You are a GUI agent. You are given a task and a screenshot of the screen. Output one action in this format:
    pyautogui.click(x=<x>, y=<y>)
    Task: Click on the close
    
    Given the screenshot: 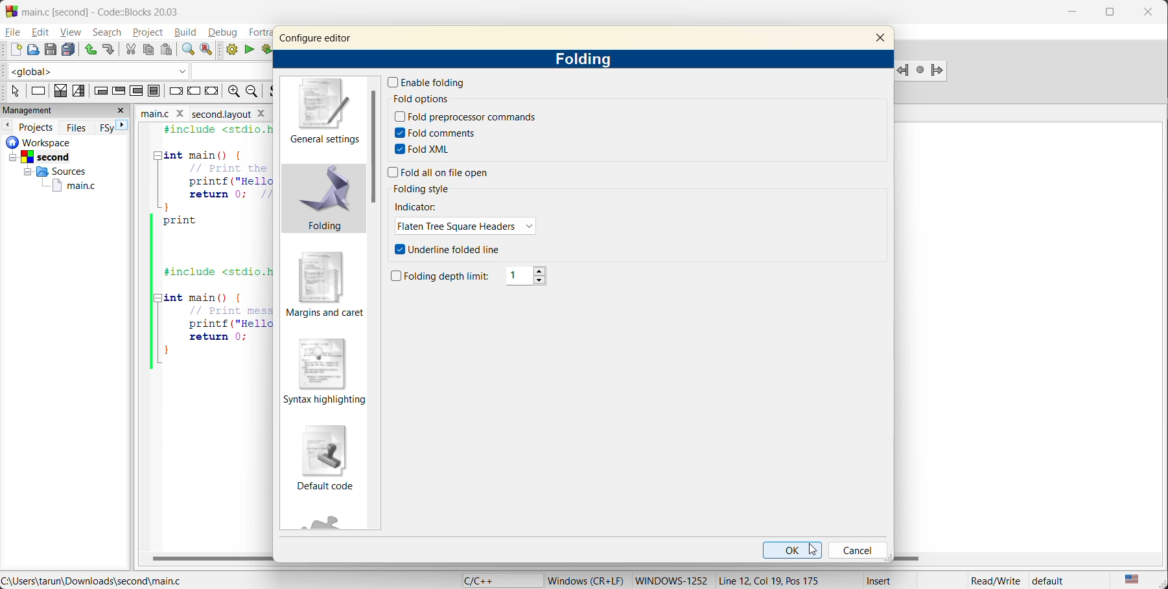 What is the action you would take?
    pyautogui.click(x=1150, y=13)
    